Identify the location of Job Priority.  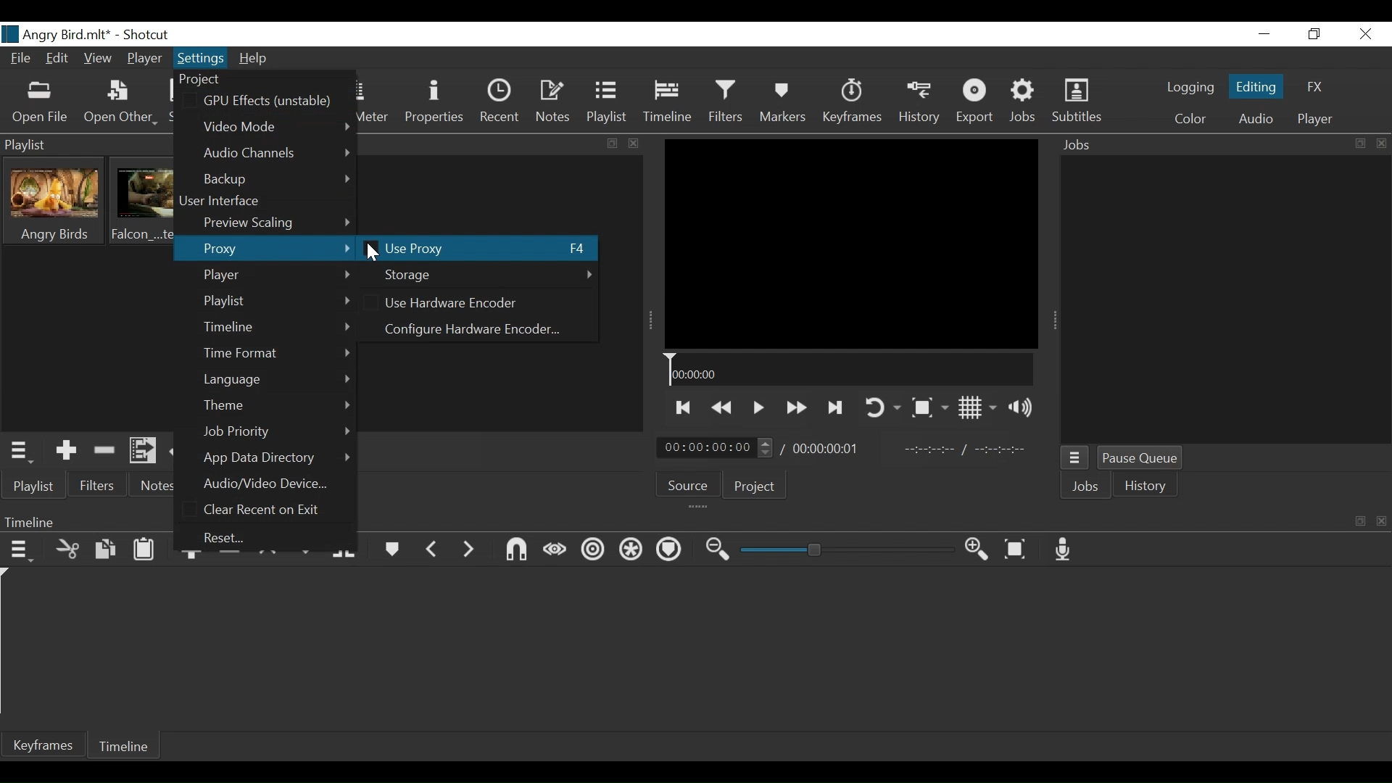
(277, 431).